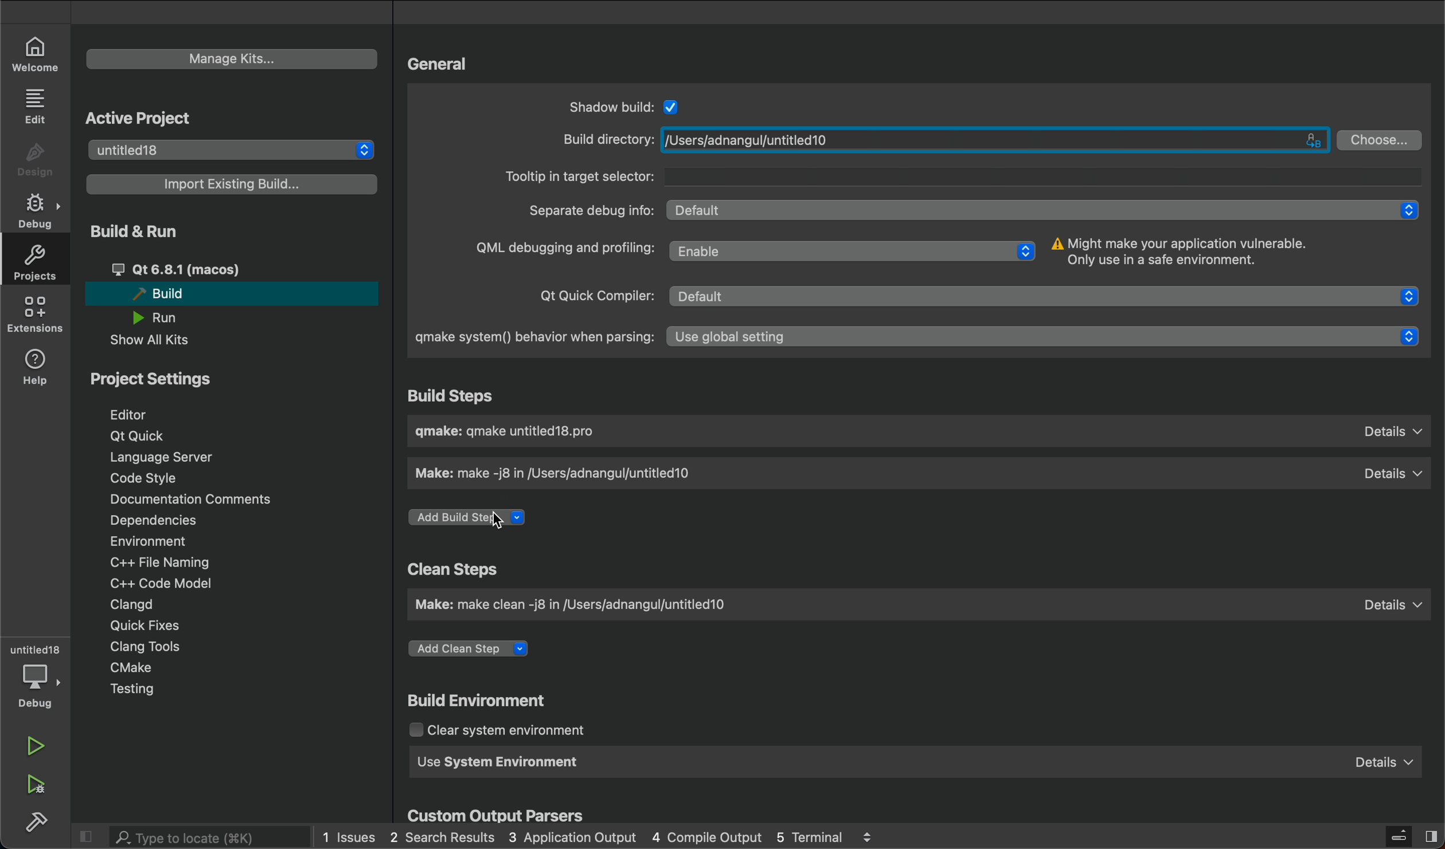  I want to click on Default, so click(1049, 297).